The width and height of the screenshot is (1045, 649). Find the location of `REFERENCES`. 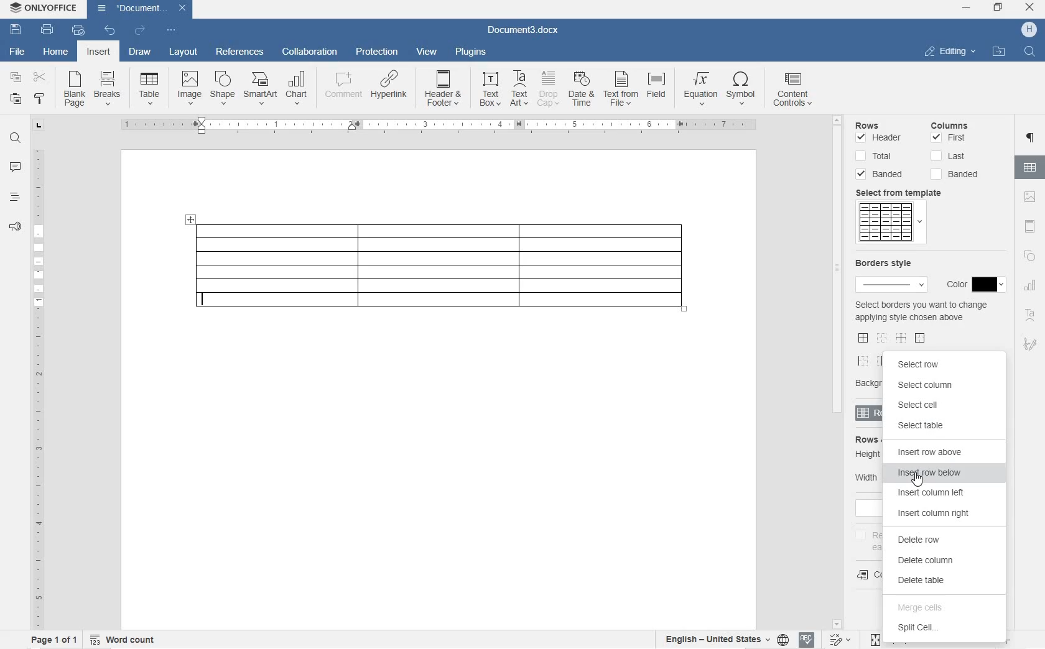

REFERENCES is located at coordinates (240, 53).